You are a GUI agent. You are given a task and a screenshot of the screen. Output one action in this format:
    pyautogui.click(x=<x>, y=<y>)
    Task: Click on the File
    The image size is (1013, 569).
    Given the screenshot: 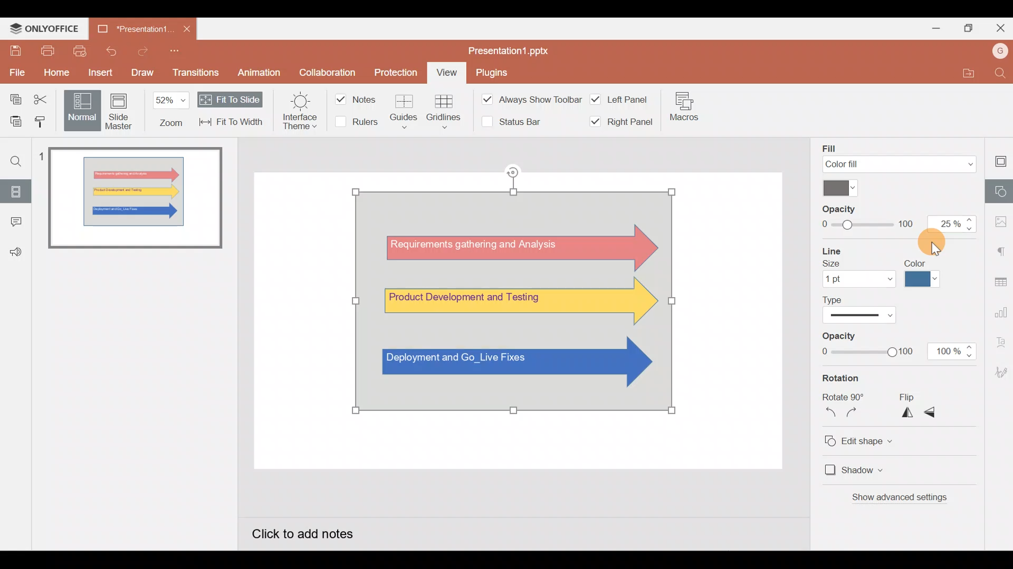 What is the action you would take?
    pyautogui.click(x=16, y=71)
    